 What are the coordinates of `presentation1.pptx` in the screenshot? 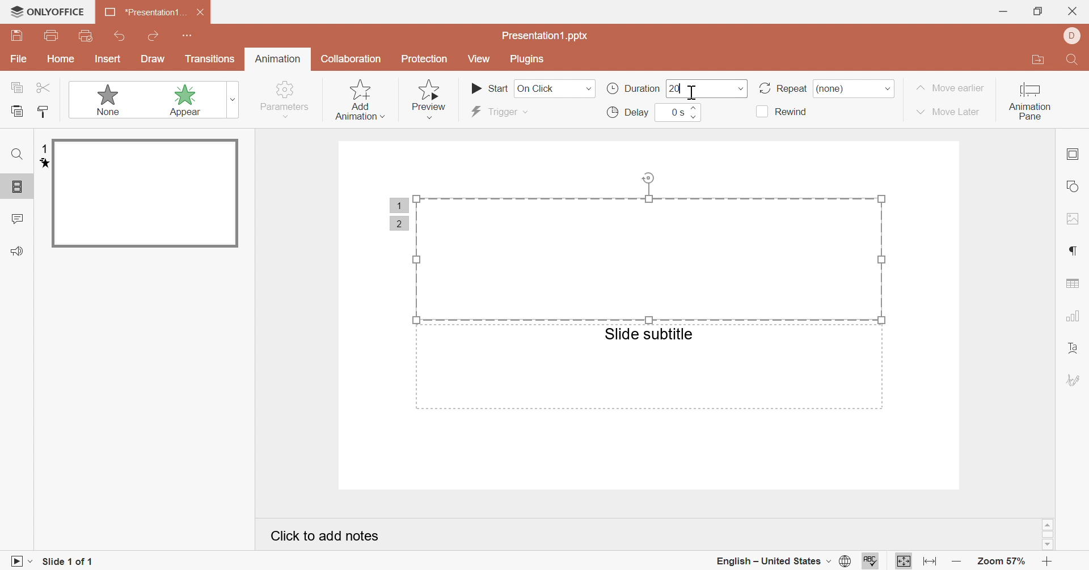 It's located at (547, 36).